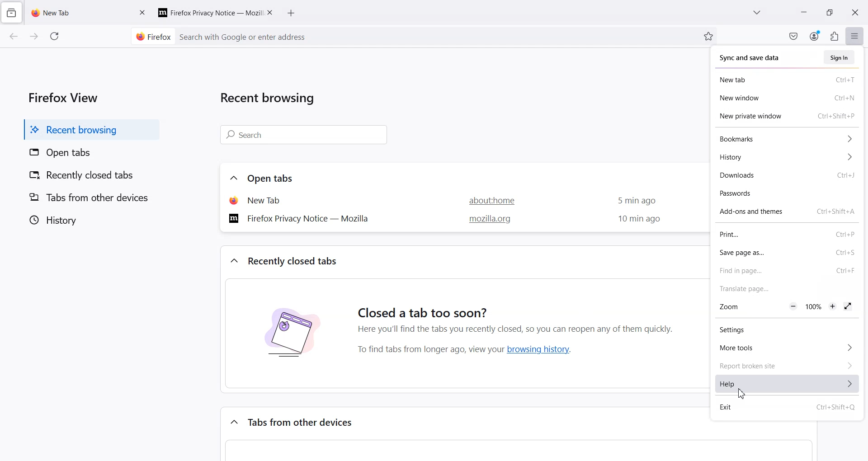  What do you see at coordinates (786, 271) in the screenshot?
I see `find in page` at bounding box center [786, 271].